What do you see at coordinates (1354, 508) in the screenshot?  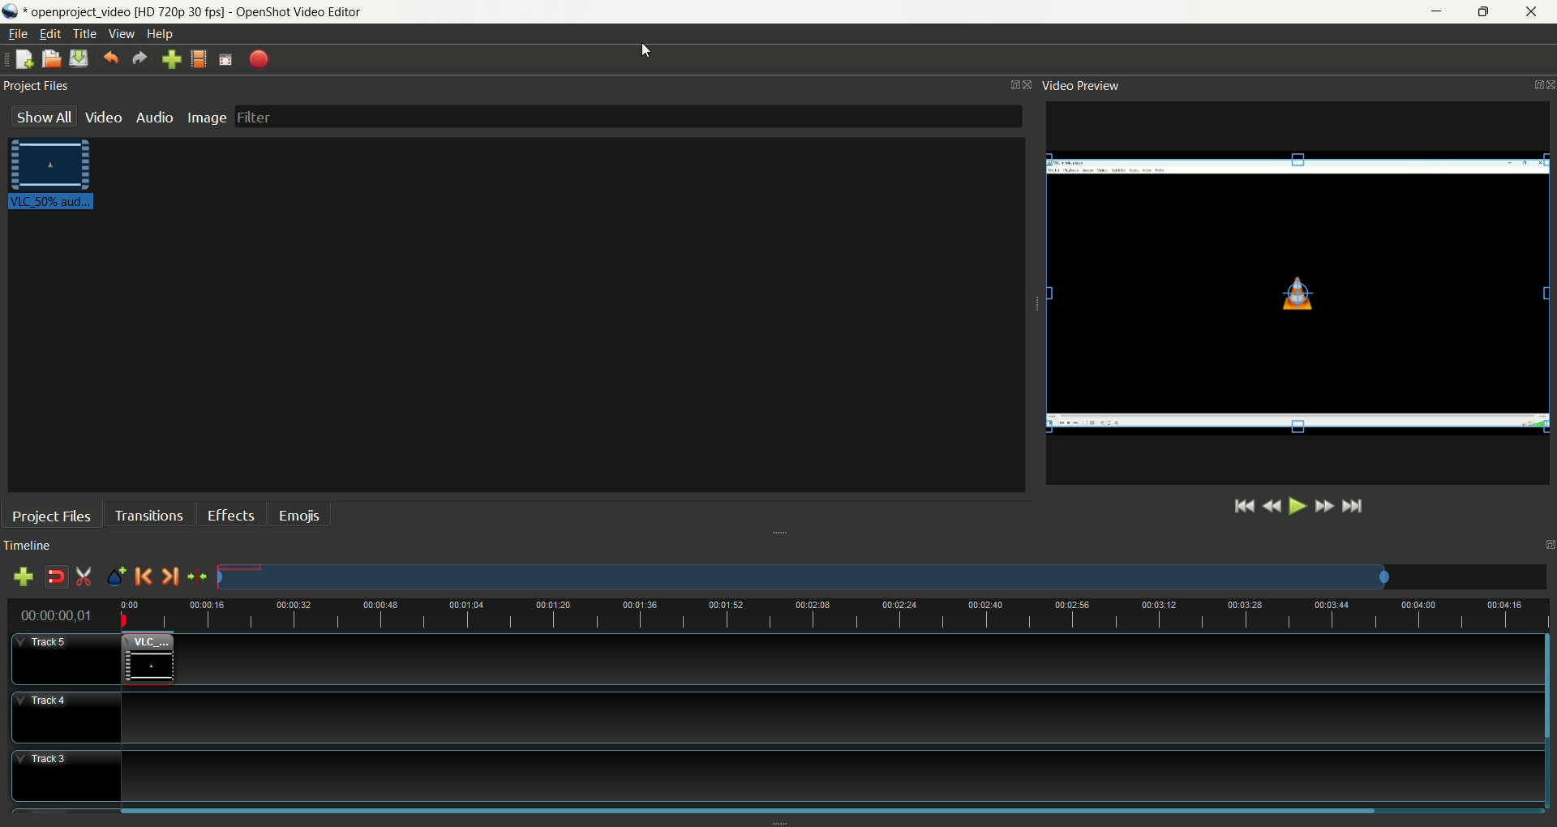 I see `jump to the end` at bounding box center [1354, 508].